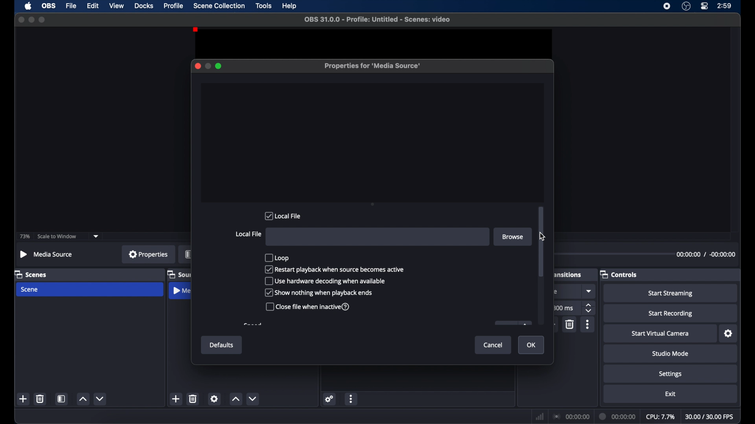  What do you see at coordinates (563, 307) in the screenshot?
I see `300 ms` at bounding box center [563, 307].